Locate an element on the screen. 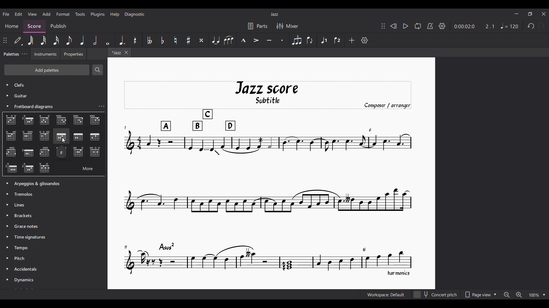 The width and height of the screenshot is (549, 308). Default is located at coordinates (18, 40).